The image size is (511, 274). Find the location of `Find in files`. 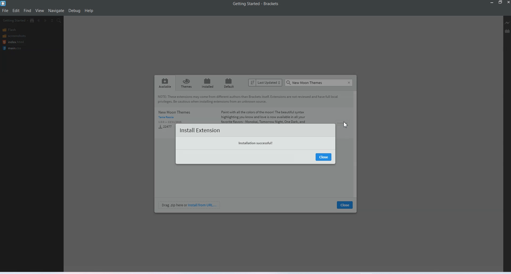

Find in files is located at coordinates (59, 21).